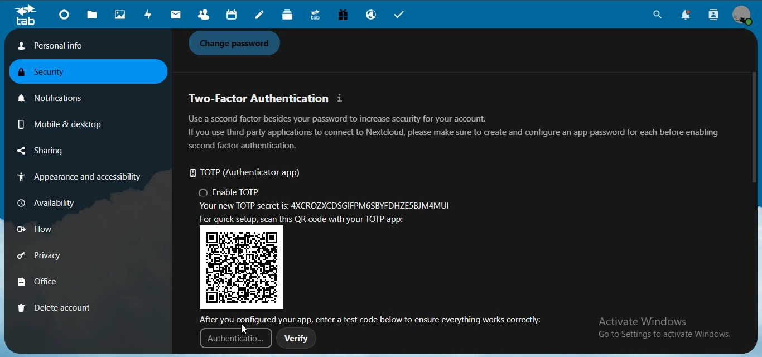  Describe the element at coordinates (290, 16) in the screenshot. I see `deck` at that location.